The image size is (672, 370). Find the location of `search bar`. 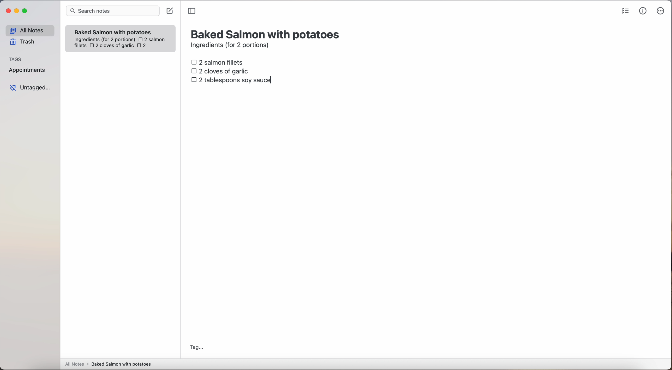

search bar is located at coordinates (112, 11).